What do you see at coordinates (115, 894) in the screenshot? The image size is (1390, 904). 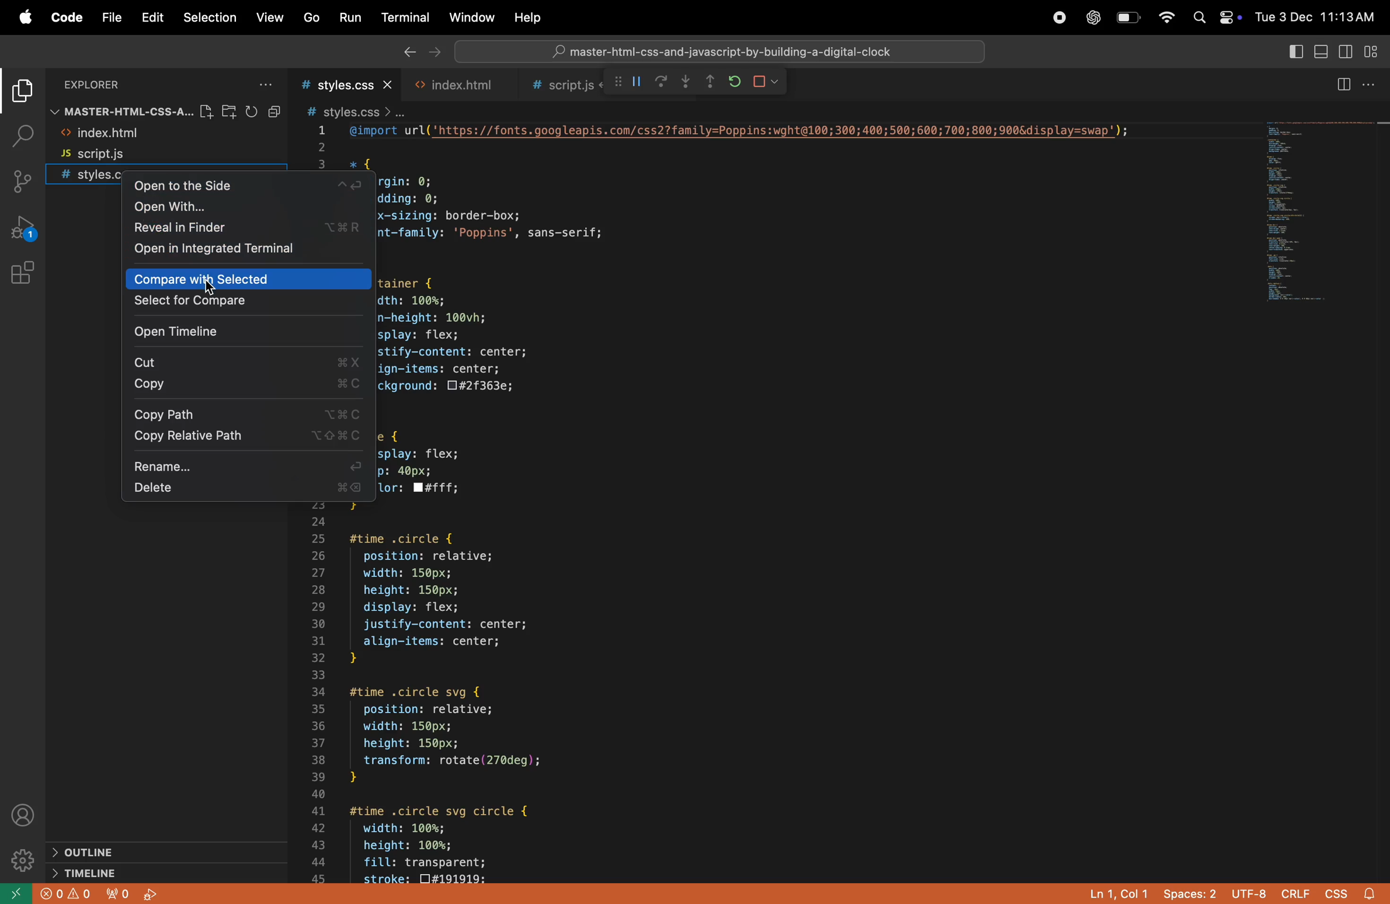 I see `no output forwarded` at bounding box center [115, 894].